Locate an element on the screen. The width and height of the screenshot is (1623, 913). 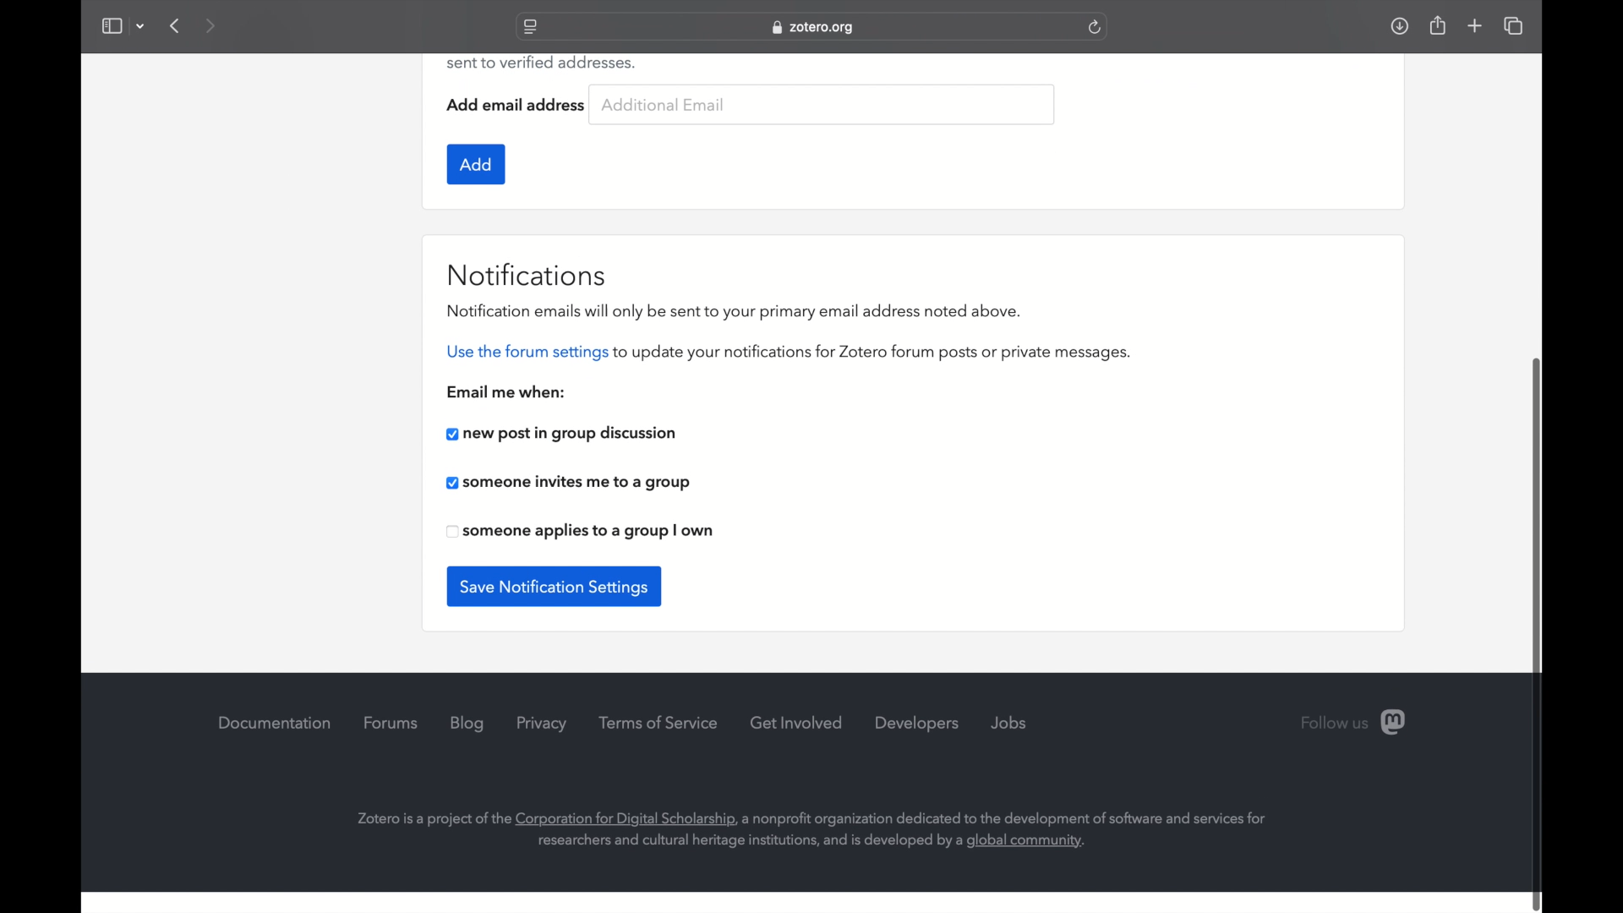
add is located at coordinates (476, 165).